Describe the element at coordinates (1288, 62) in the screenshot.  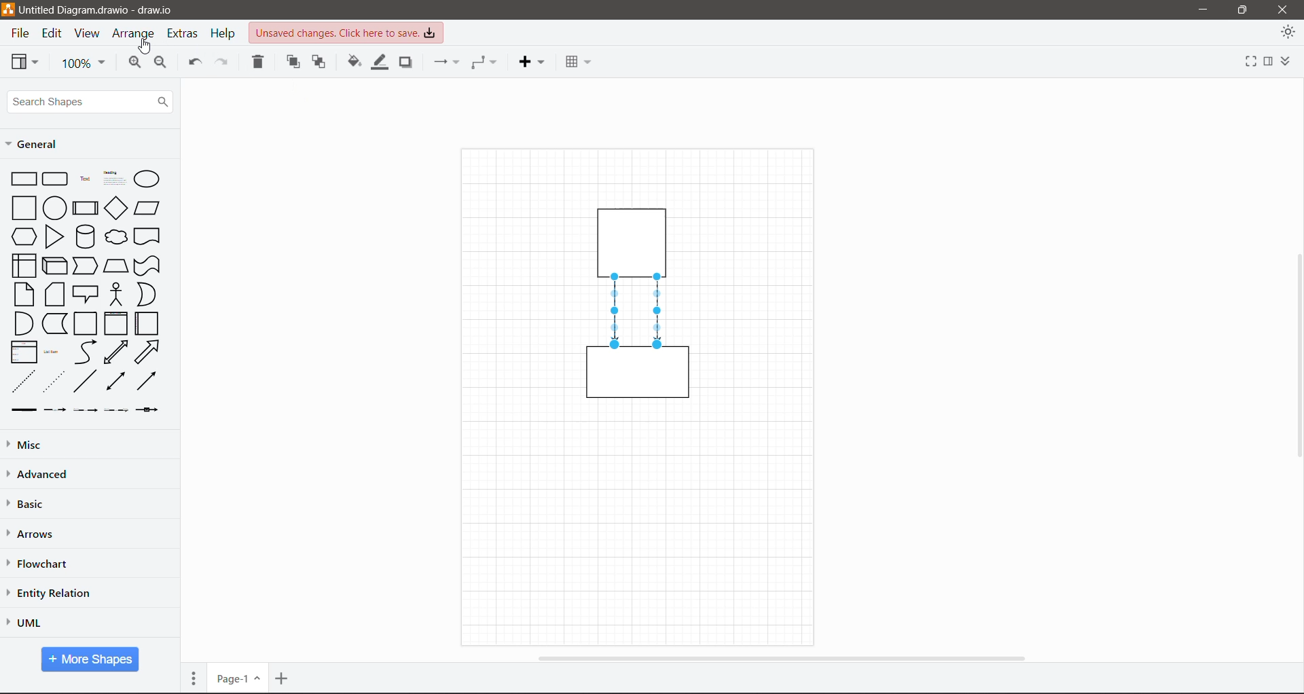
I see `Expand/Collapse` at that location.